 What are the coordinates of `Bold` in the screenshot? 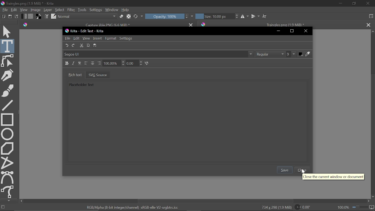 It's located at (67, 63).